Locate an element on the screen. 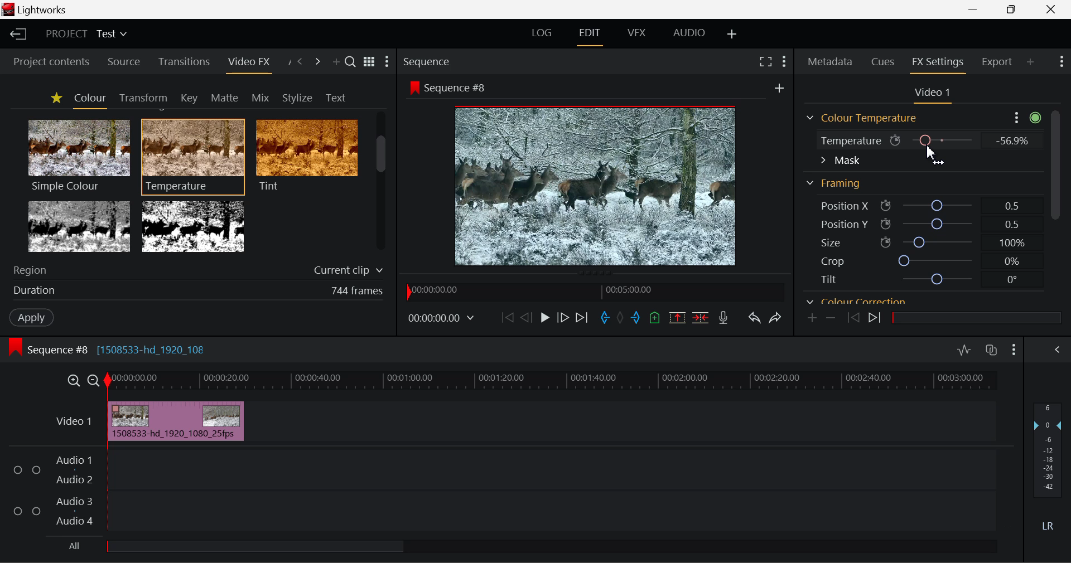  00:05:00.00 is located at coordinates (631, 289).